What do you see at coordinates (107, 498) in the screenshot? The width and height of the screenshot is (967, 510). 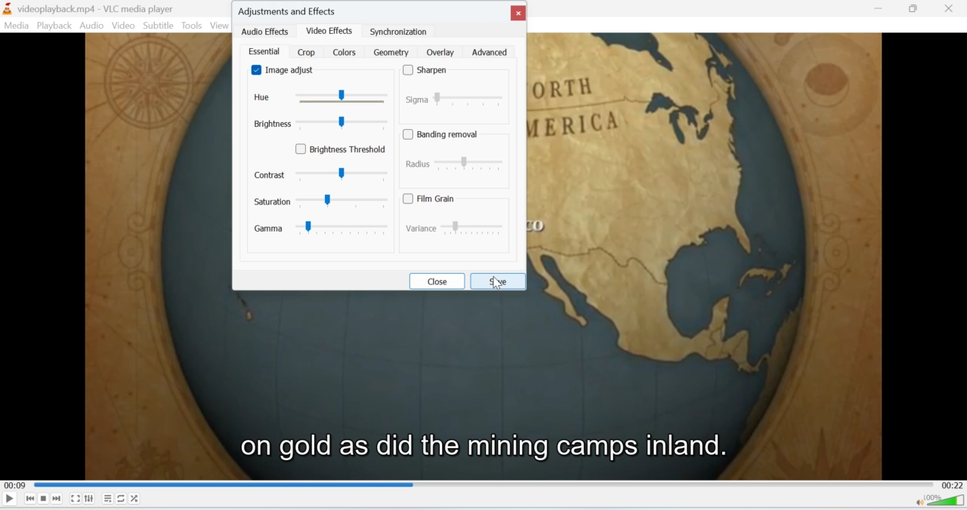 I see `Playlist` at bounding box center [107, 498].